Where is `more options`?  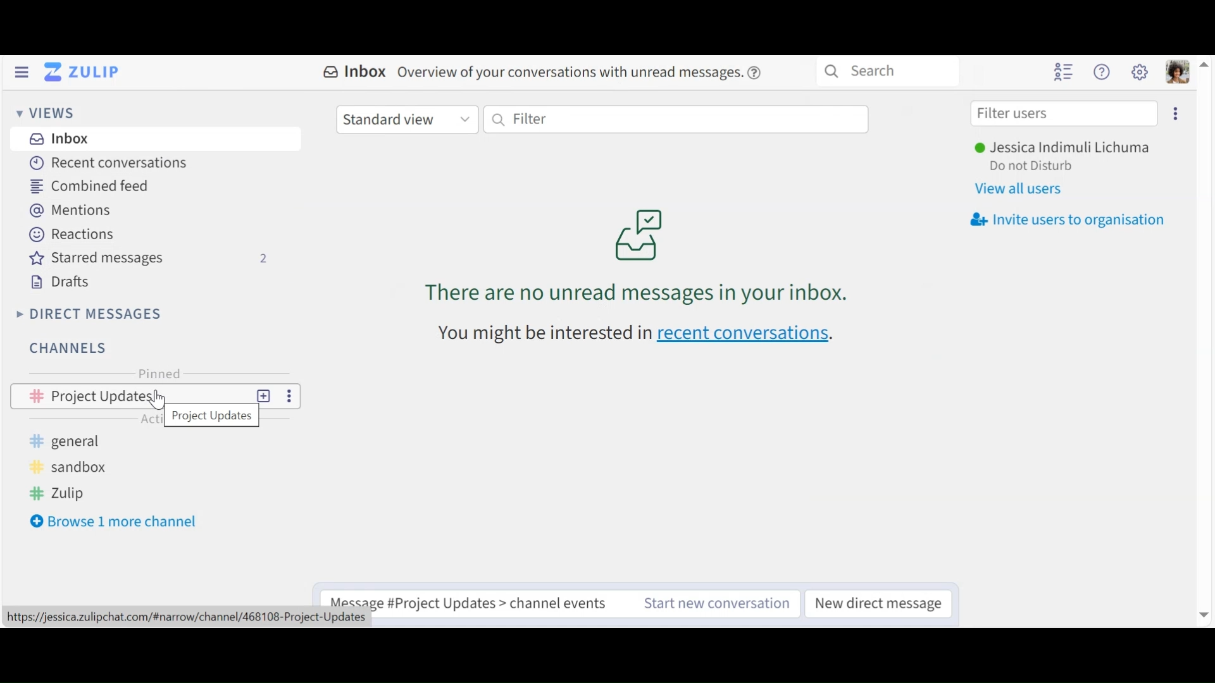
more options is located at coordinates (289, 396).